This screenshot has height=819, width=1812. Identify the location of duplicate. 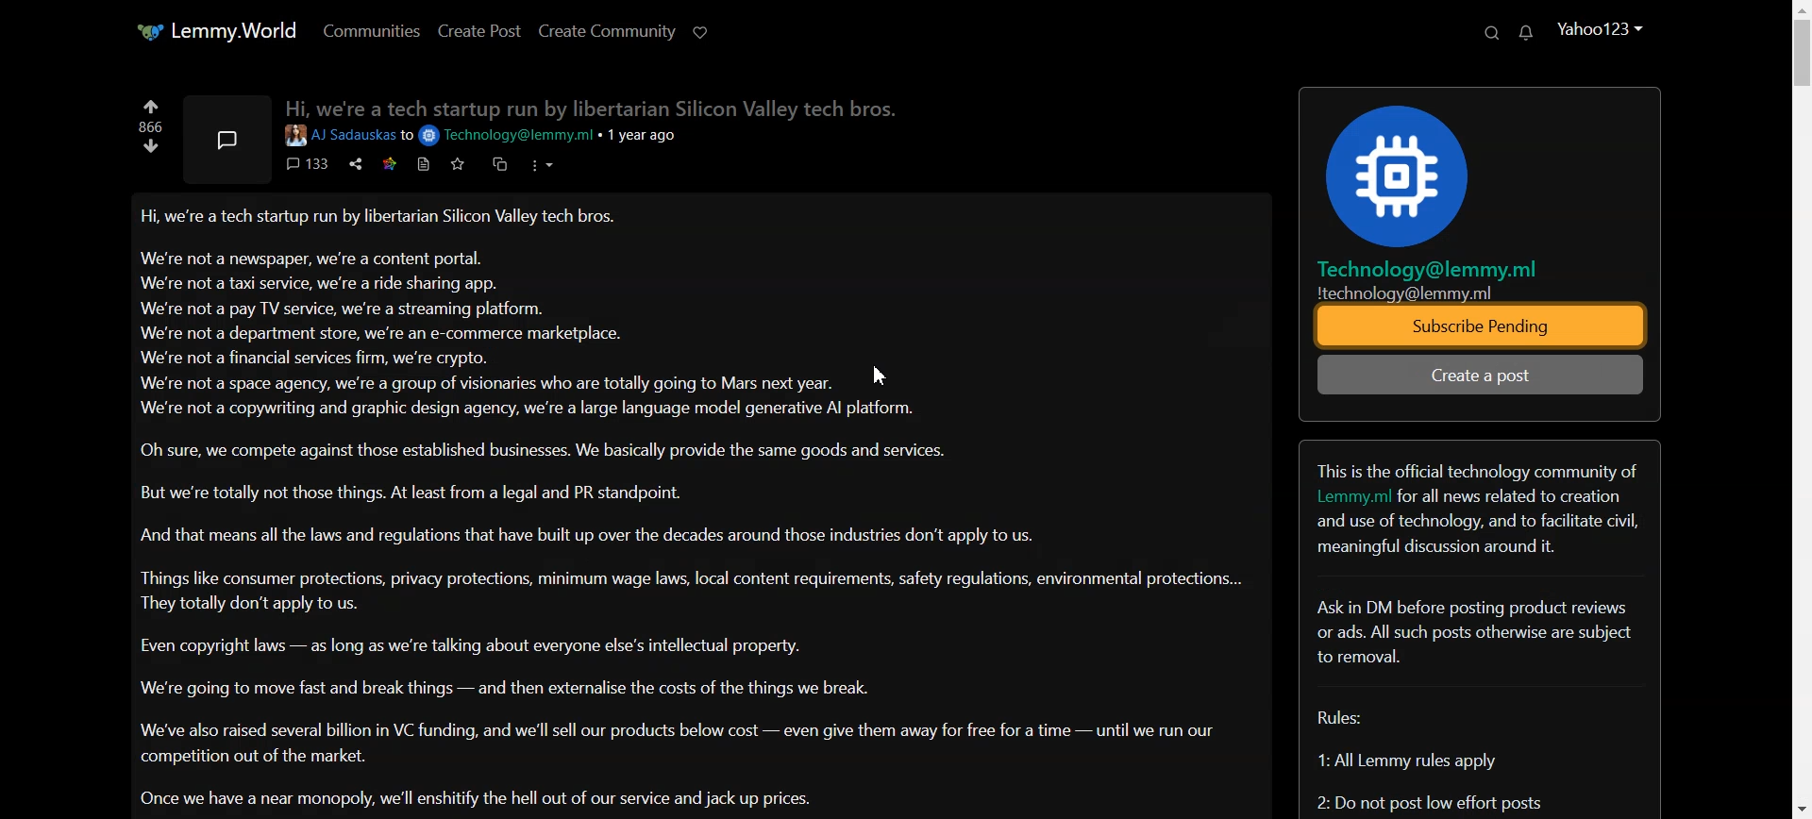
(498, 165).